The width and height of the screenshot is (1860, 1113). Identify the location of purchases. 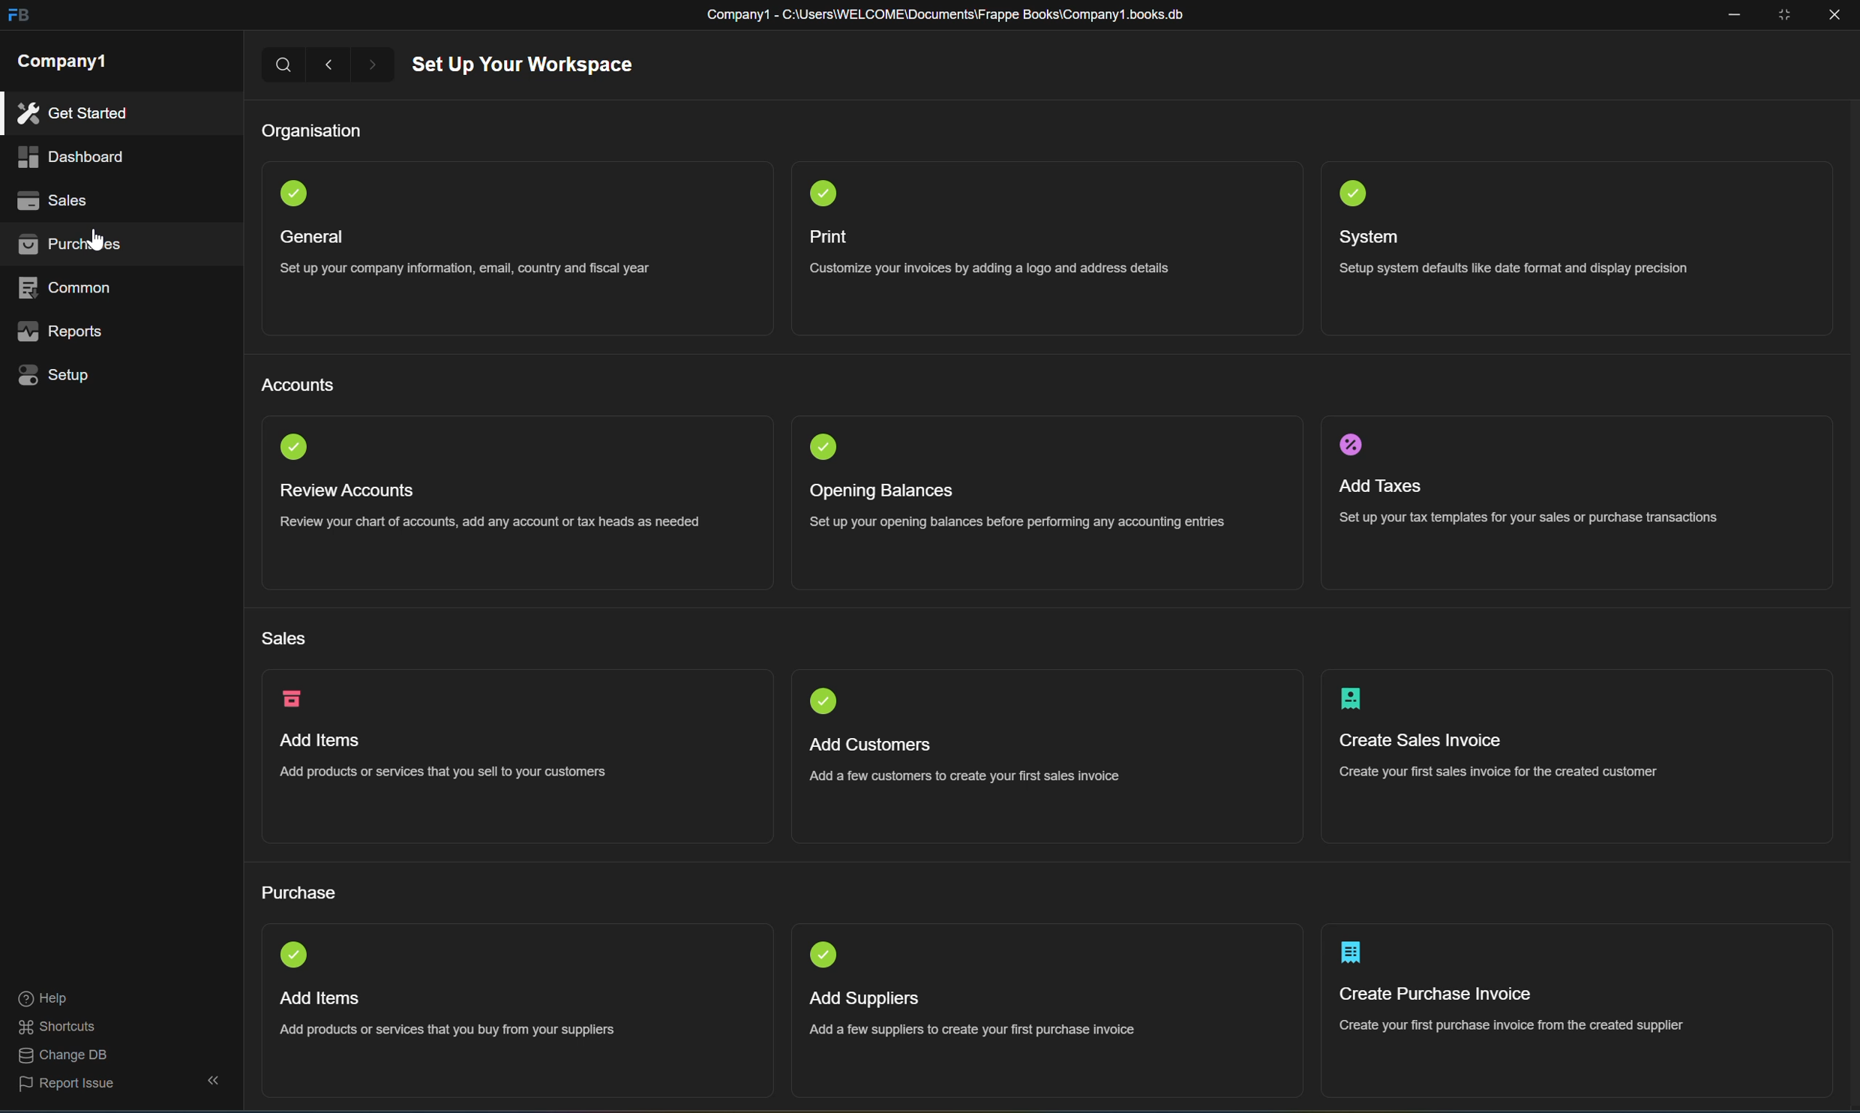
(72, 249).